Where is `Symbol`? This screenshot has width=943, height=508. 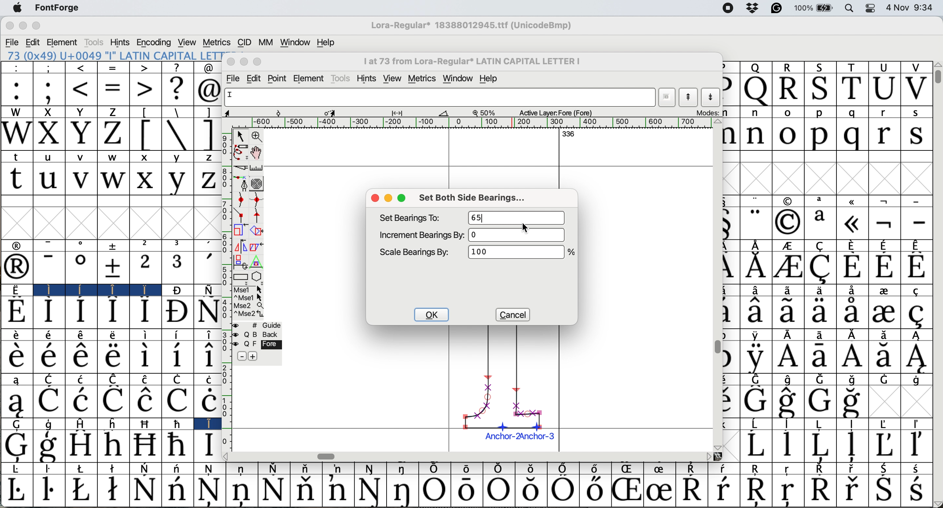 Symbol is located at coordinates (14, 356).